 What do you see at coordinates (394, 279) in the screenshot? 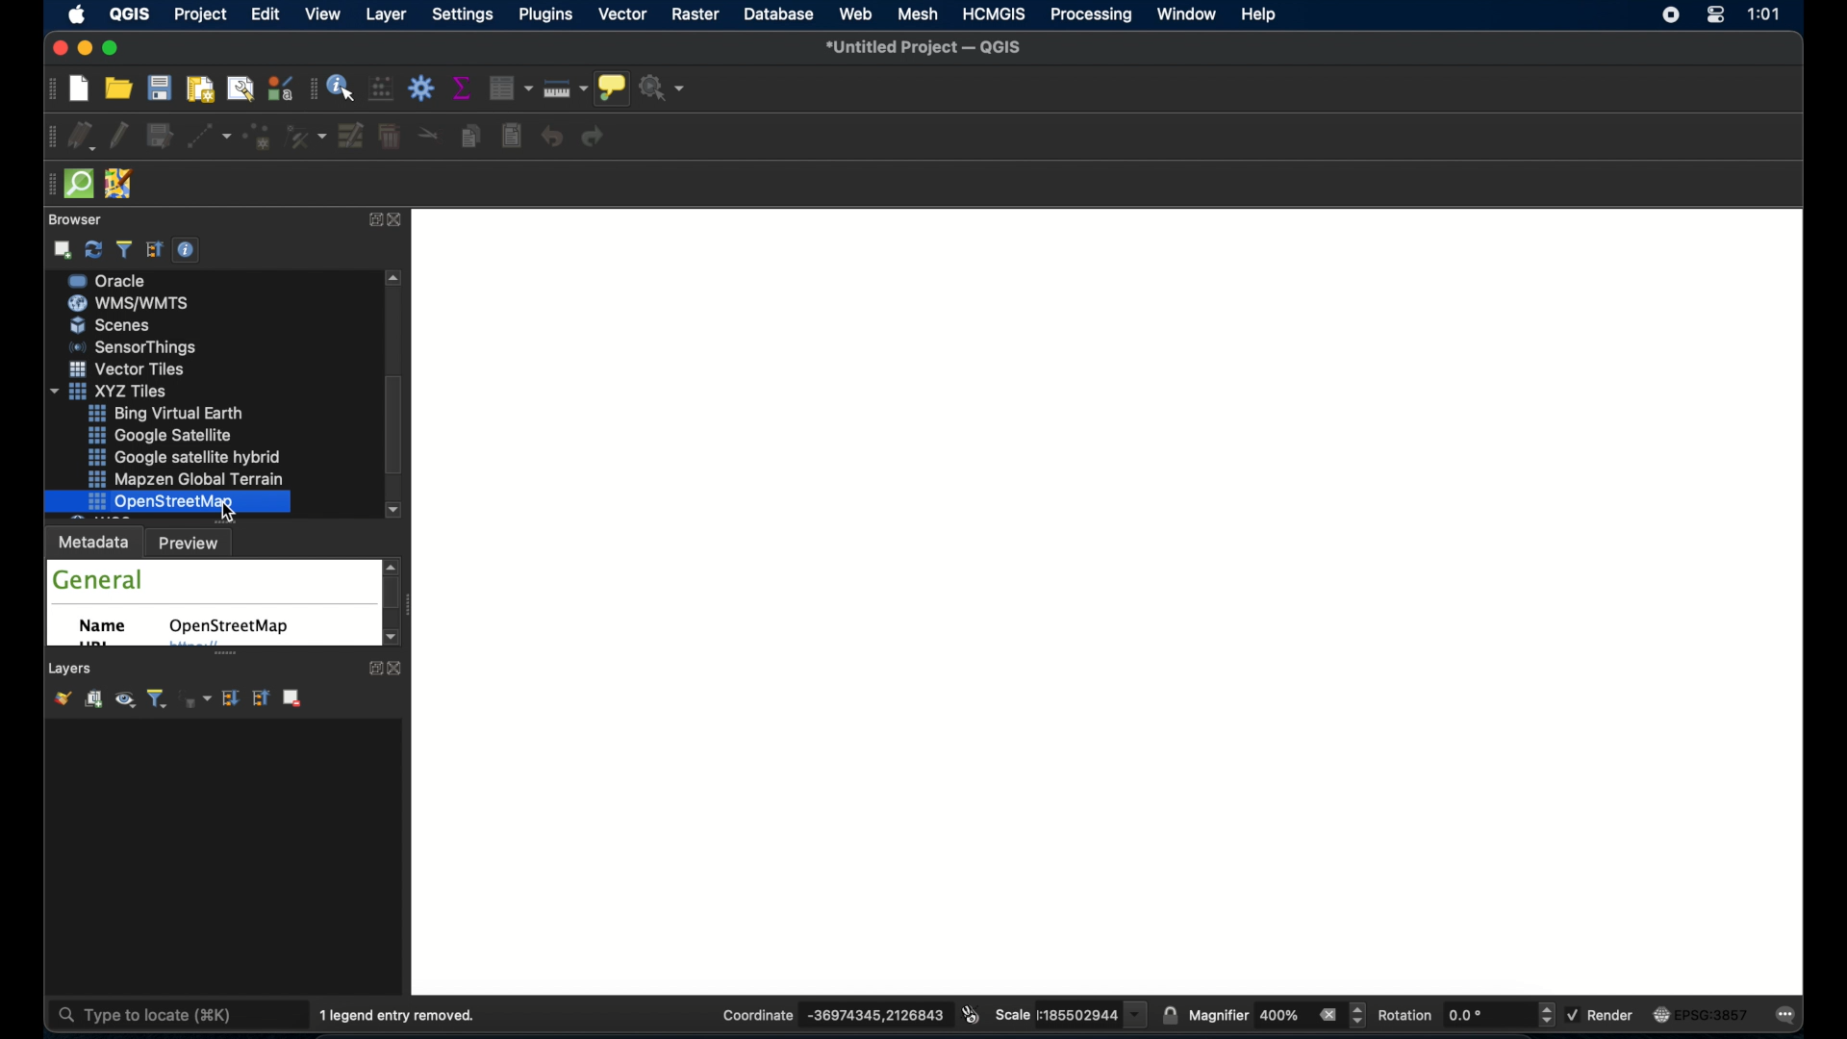
I see `scroll up arrow` at bounding box center [394, 279].